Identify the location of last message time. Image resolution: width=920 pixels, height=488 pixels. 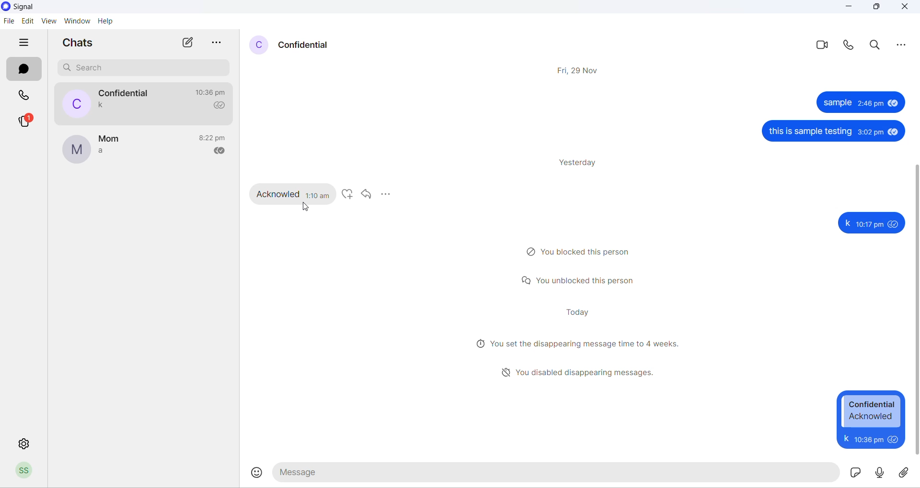
(214, 138).